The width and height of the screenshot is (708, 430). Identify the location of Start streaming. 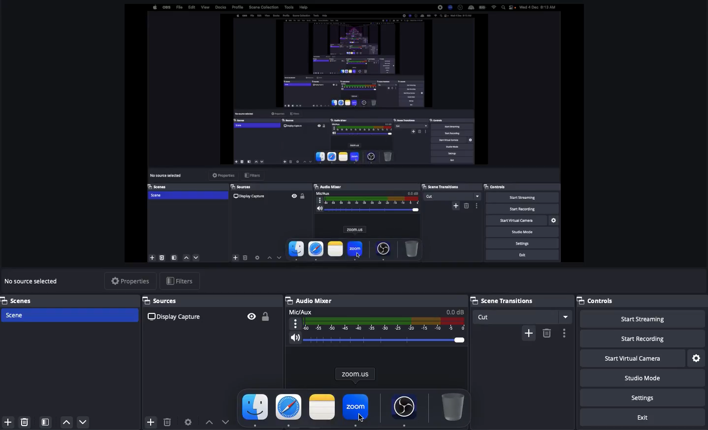
(644, 319).